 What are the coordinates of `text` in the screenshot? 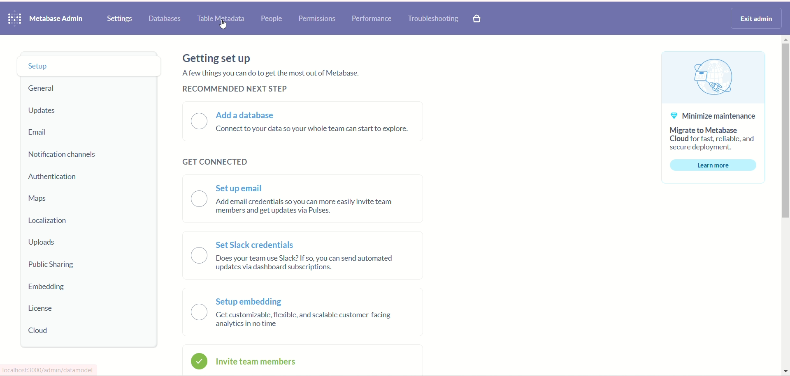 It's located at (318, 130).